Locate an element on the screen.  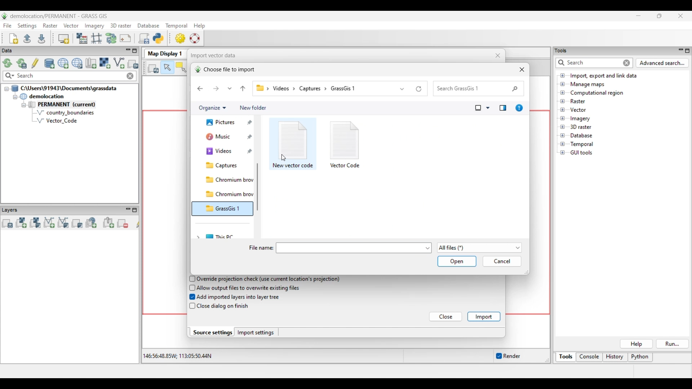
Click to open Computational region is located at coordinates (563, 93).